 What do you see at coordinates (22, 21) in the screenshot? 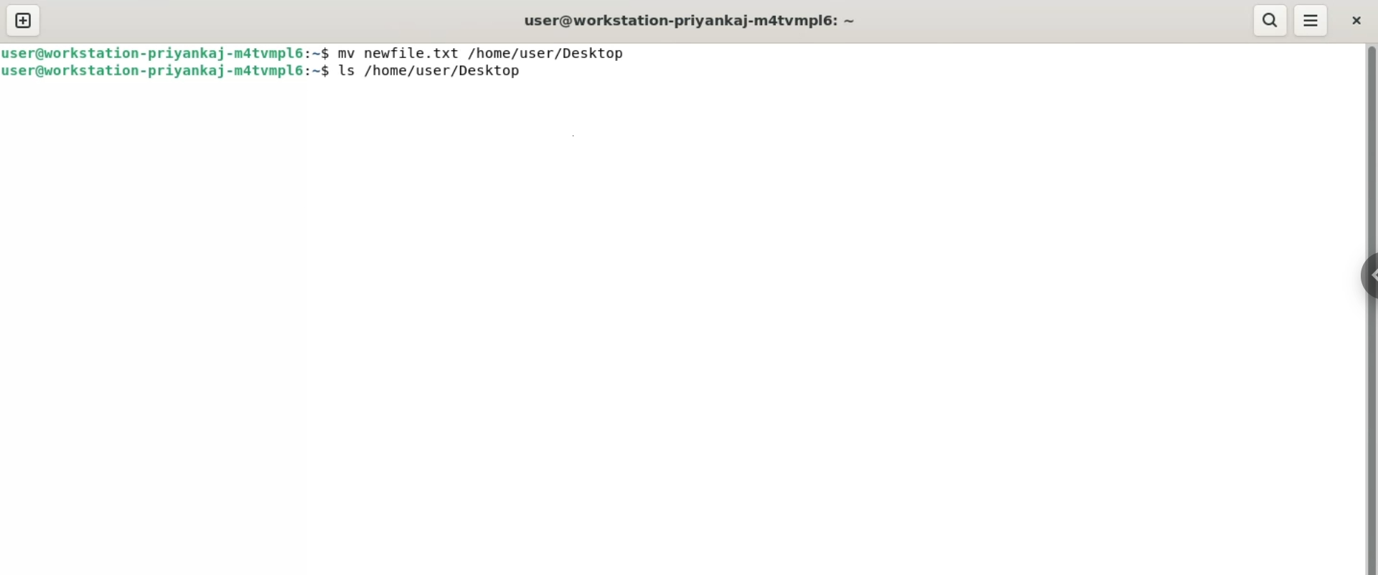
I see `new tab` at bounding box center [22, 21].